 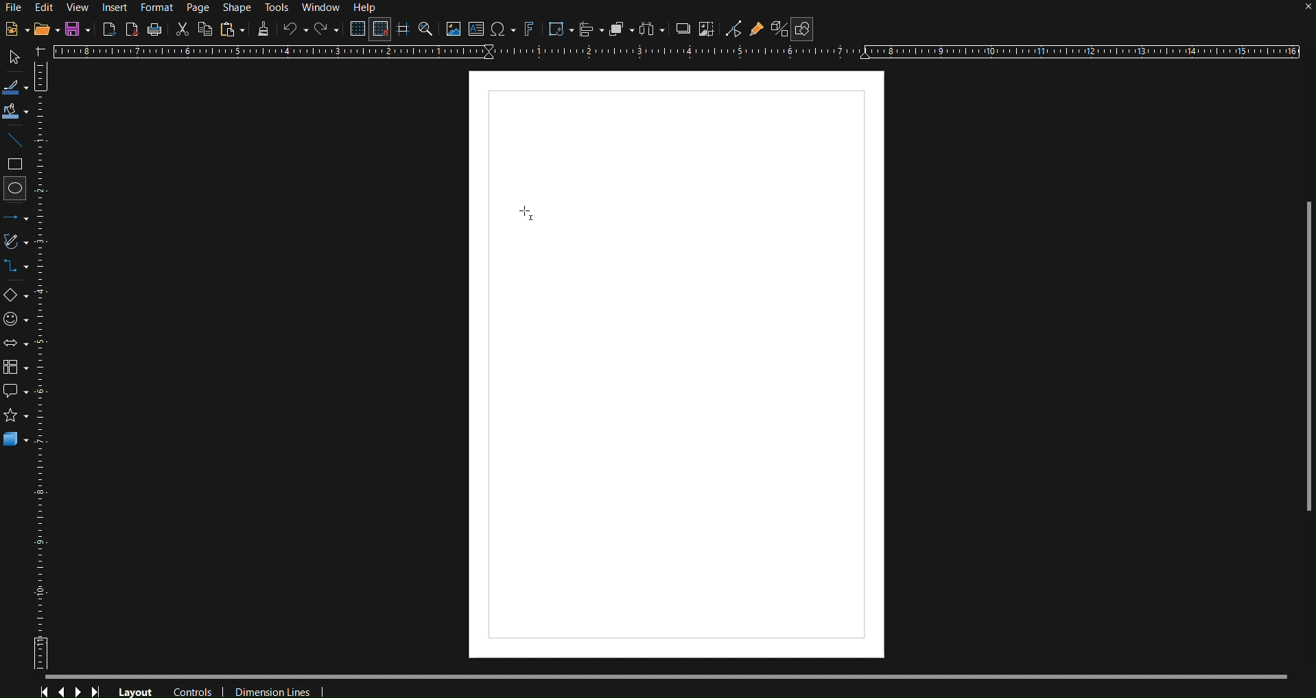 I want to click on Insert Fontworks, so click(x=529, y=30).